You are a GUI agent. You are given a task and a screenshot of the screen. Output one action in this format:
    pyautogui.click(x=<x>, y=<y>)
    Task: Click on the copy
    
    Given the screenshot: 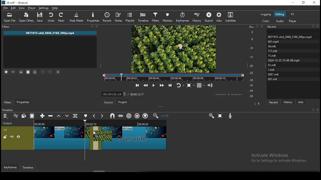 What is the action you would take?
    pyautogui.click(x=21, y=72)
    